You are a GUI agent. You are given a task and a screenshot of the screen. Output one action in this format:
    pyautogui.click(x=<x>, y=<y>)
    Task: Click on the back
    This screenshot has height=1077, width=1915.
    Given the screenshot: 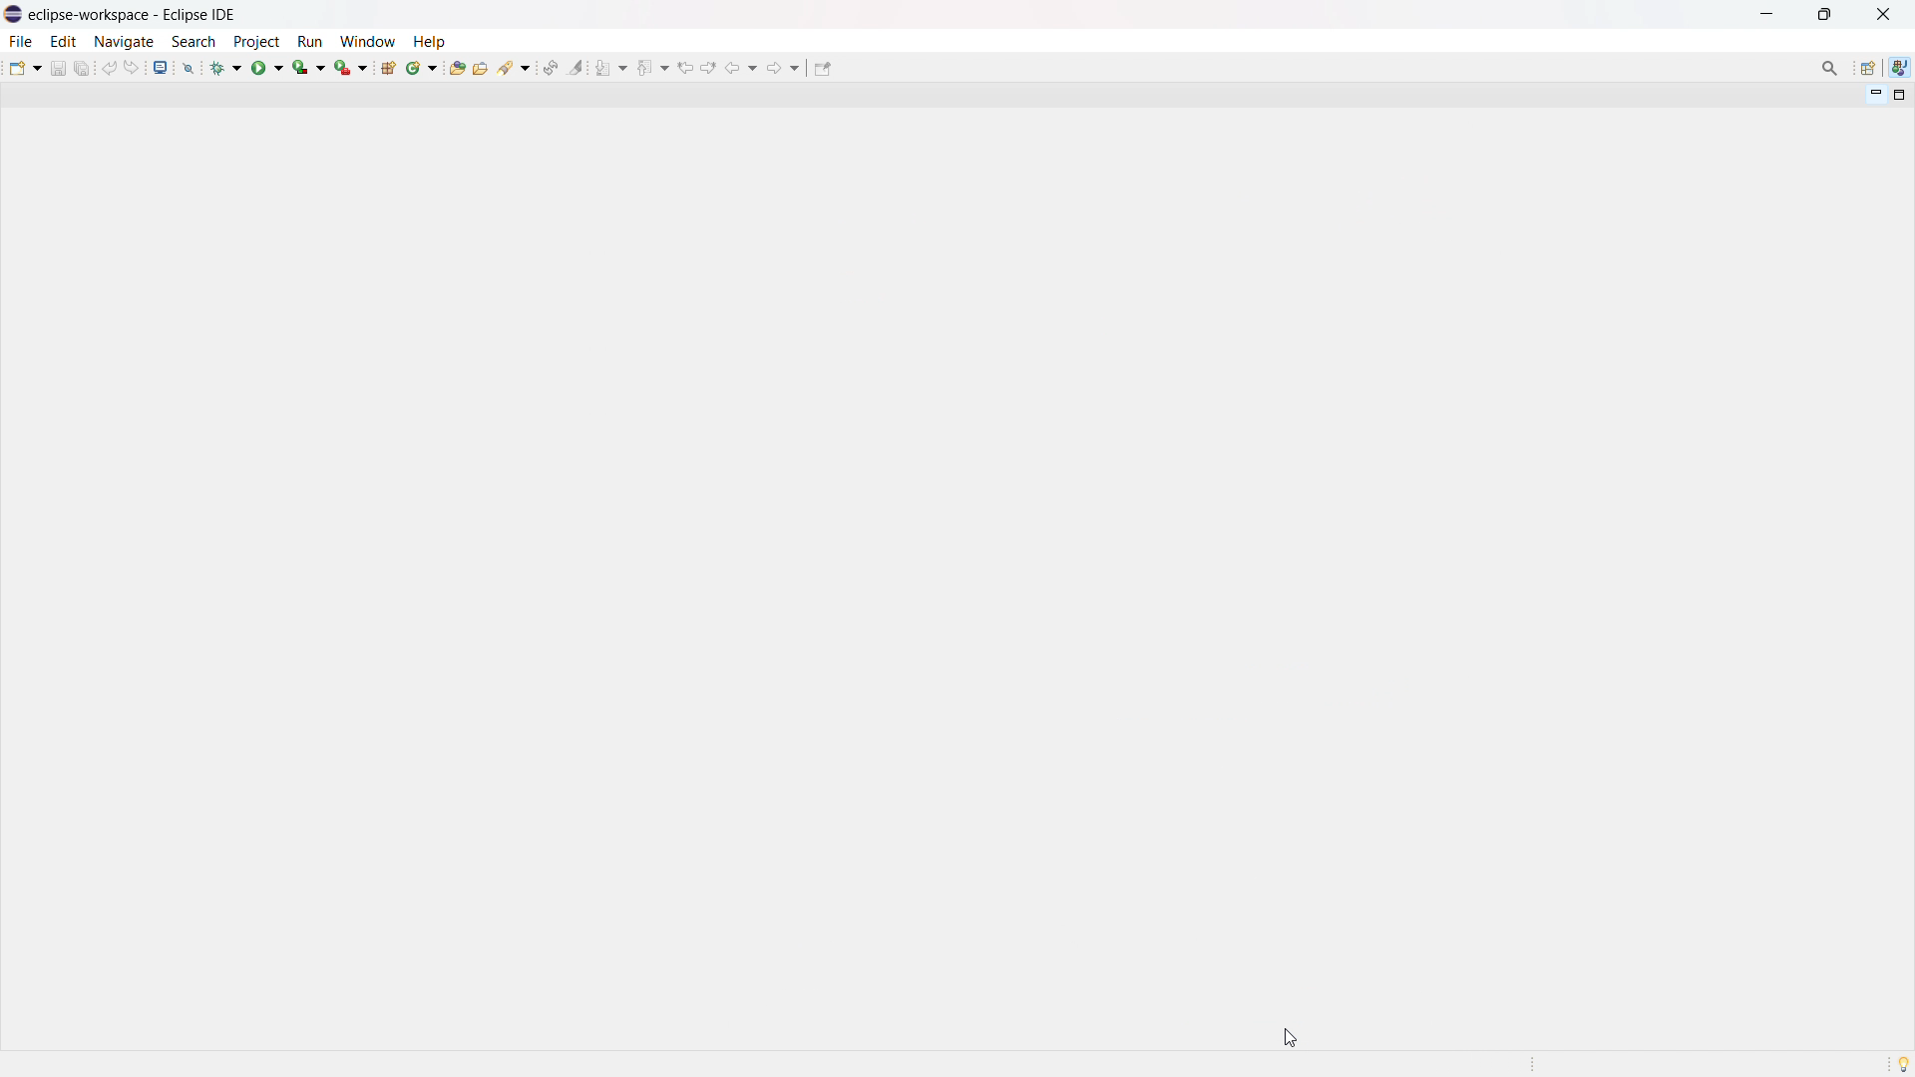 What is the action you would take?
    pyautogui.click(x=741, y=68)
    